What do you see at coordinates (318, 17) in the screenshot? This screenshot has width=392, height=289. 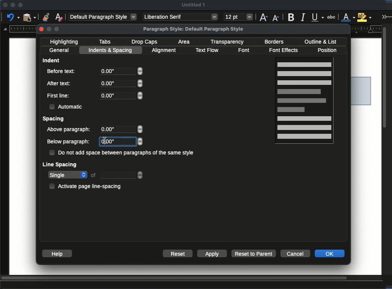 I see `underline ` at bounding box center [318, 17].